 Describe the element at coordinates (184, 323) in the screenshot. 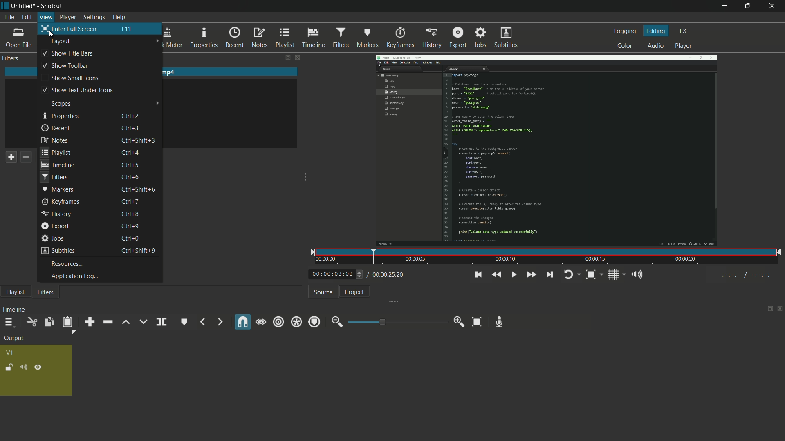

I see `create or edit maker` at that location.